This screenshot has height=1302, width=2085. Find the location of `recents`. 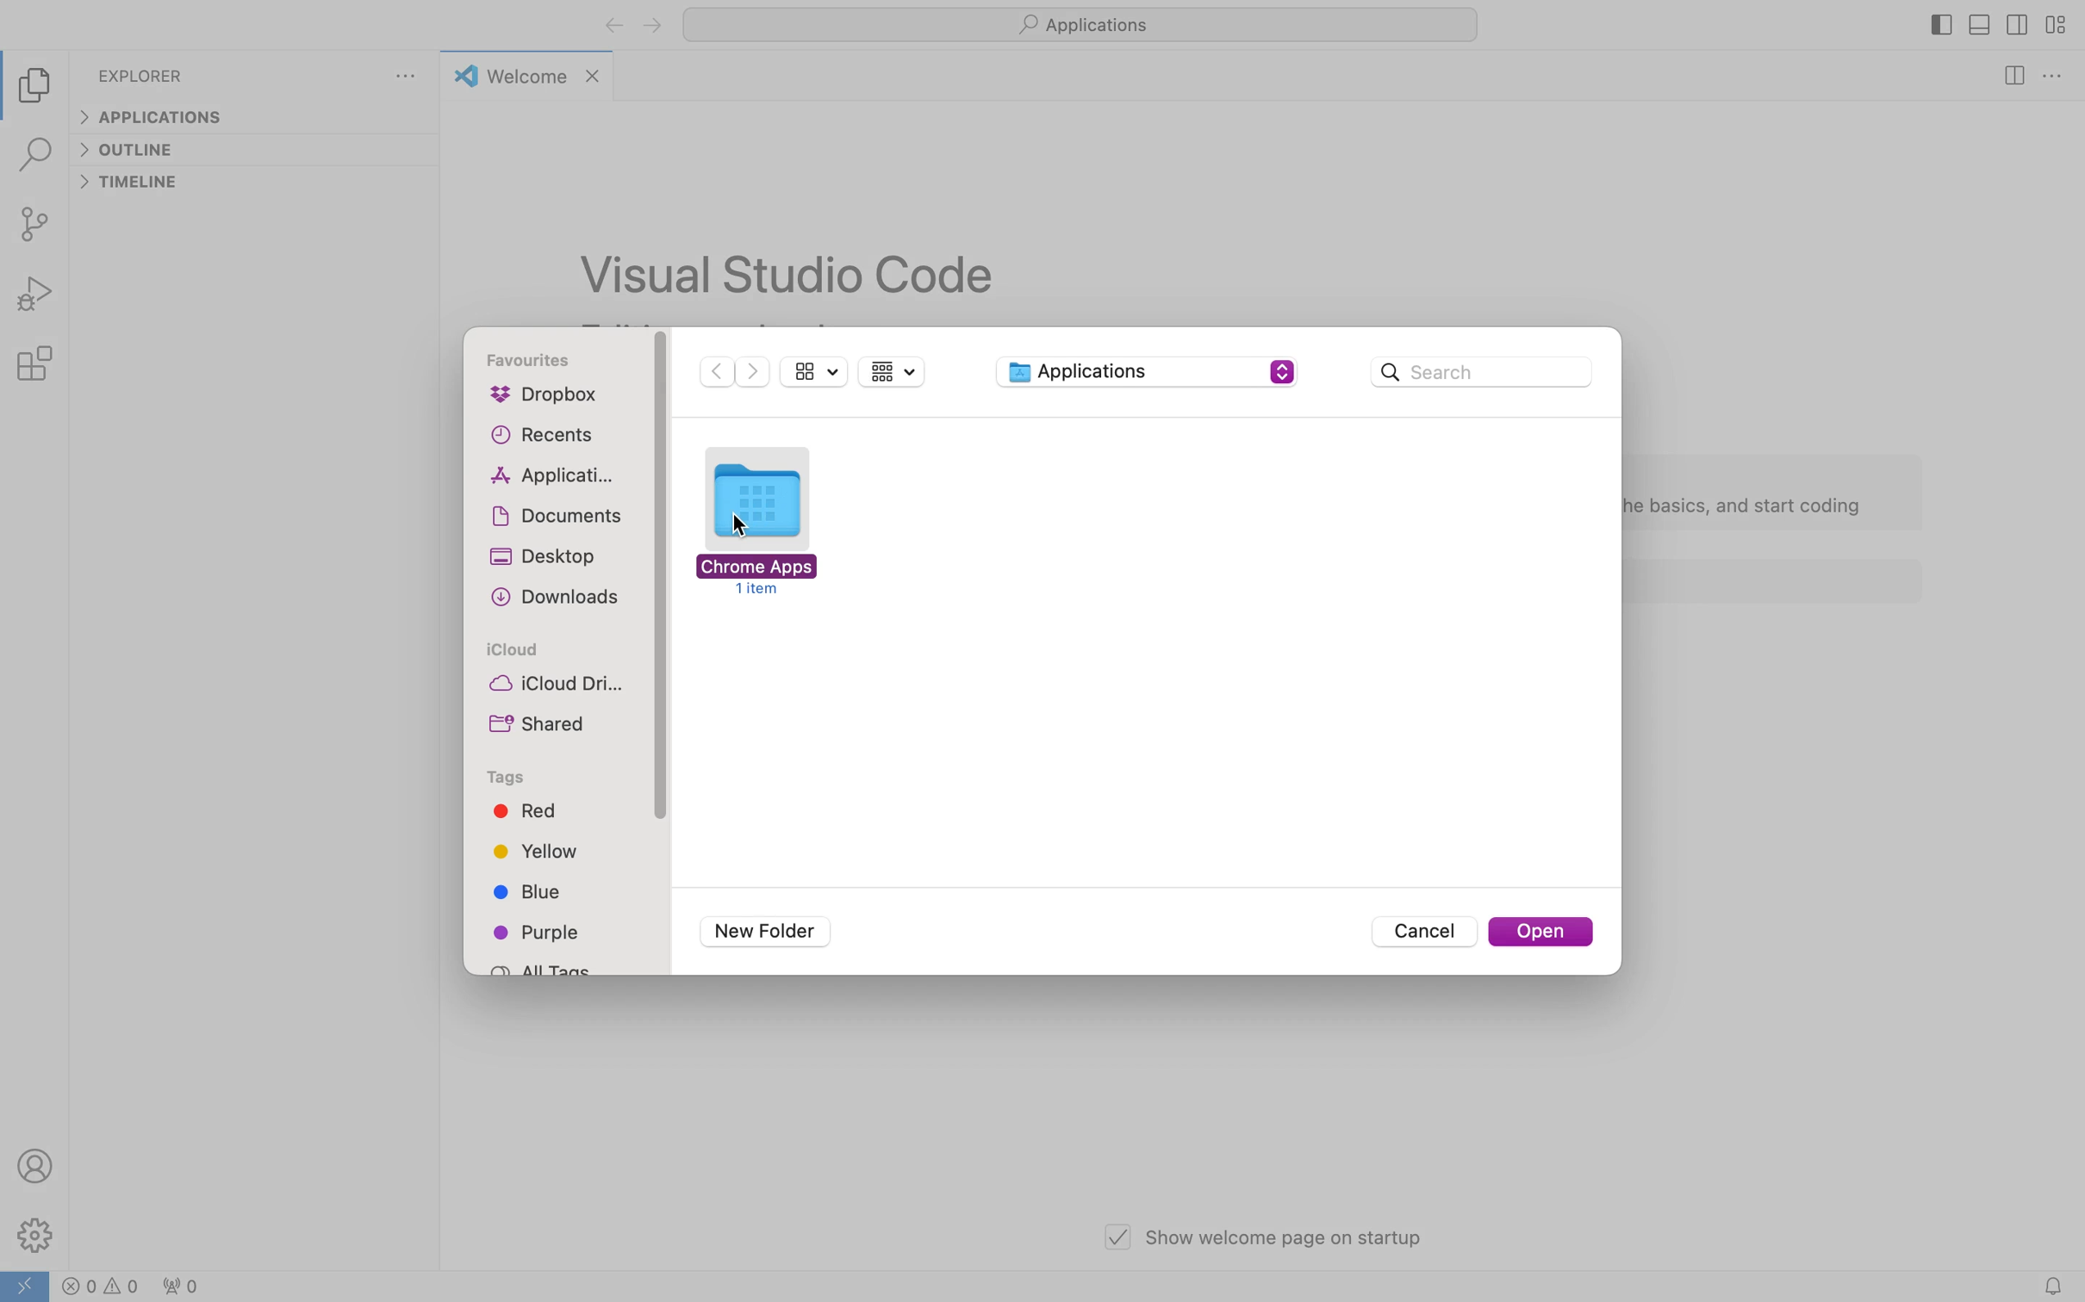

recents is located at coordinates (549, 435).